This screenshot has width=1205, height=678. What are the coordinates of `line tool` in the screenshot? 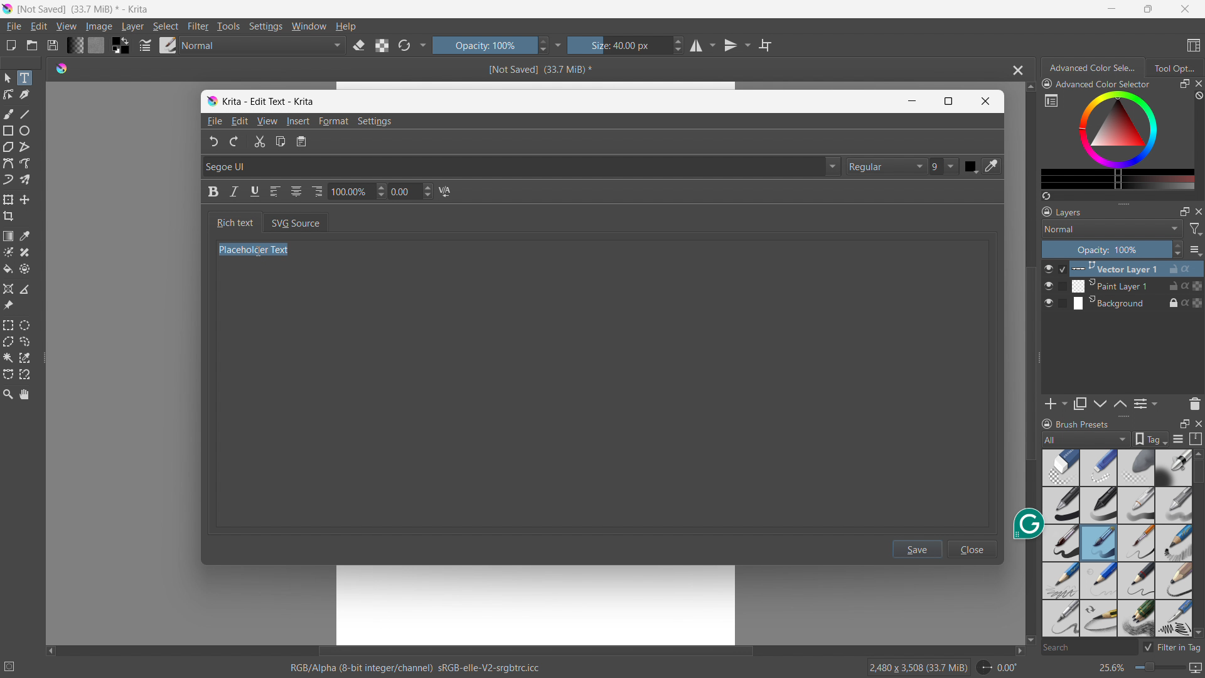 It's located at (26, 114).